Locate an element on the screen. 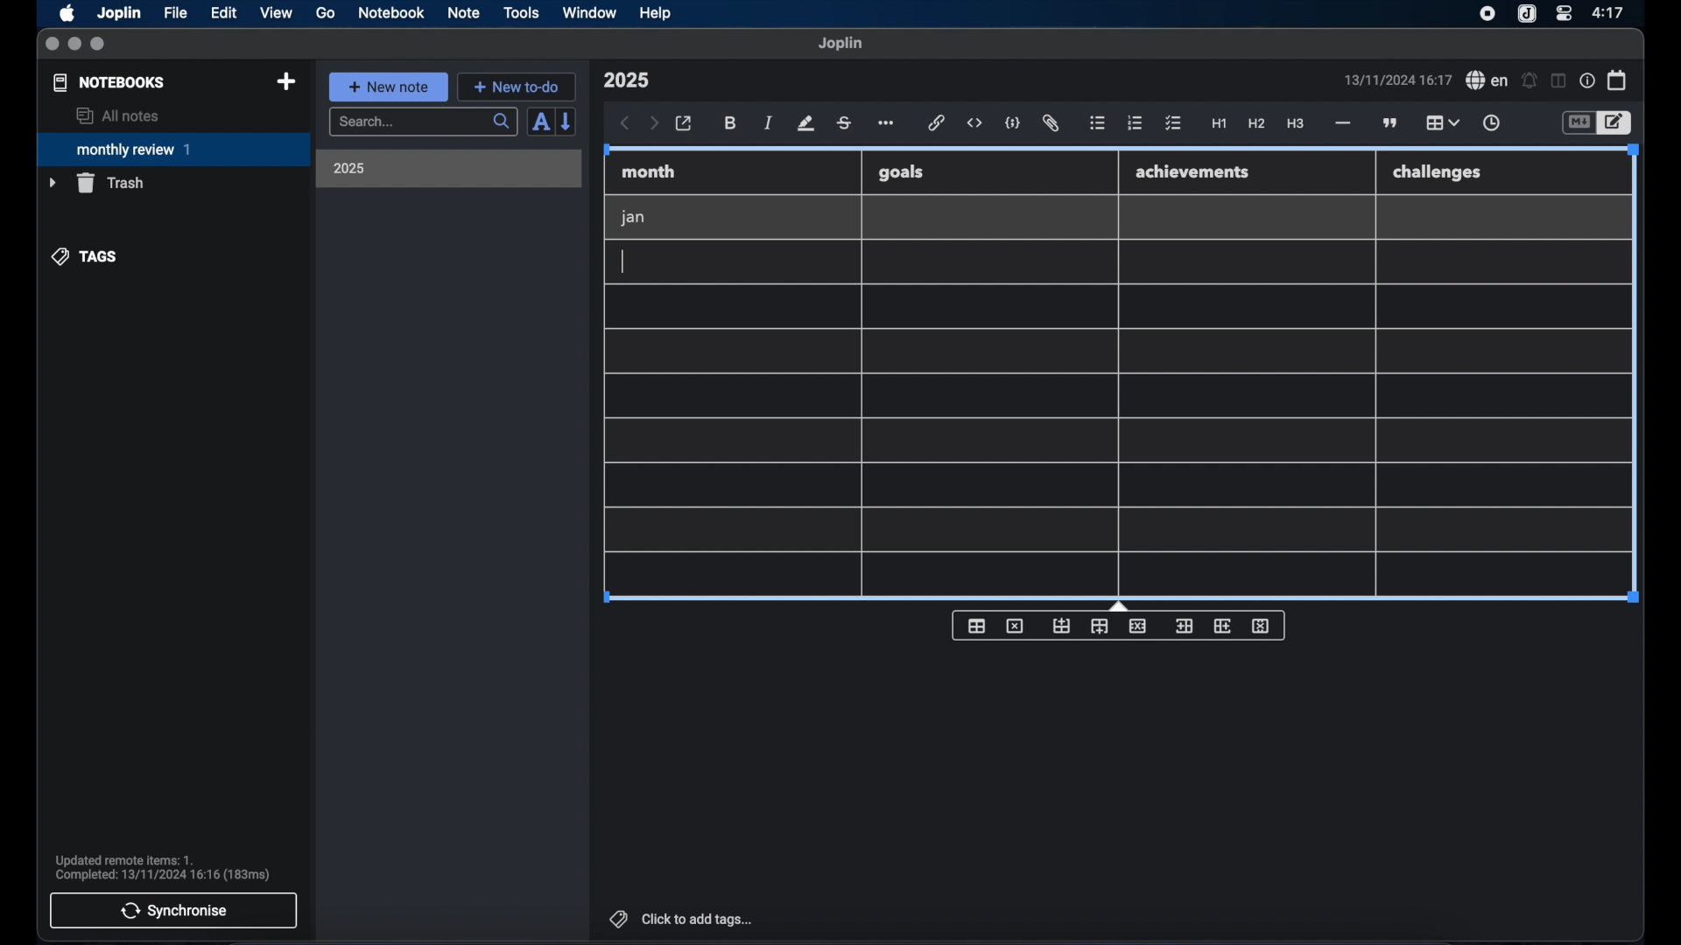 The image size is (1681, 945). jan is located at coordinates (633, 218).